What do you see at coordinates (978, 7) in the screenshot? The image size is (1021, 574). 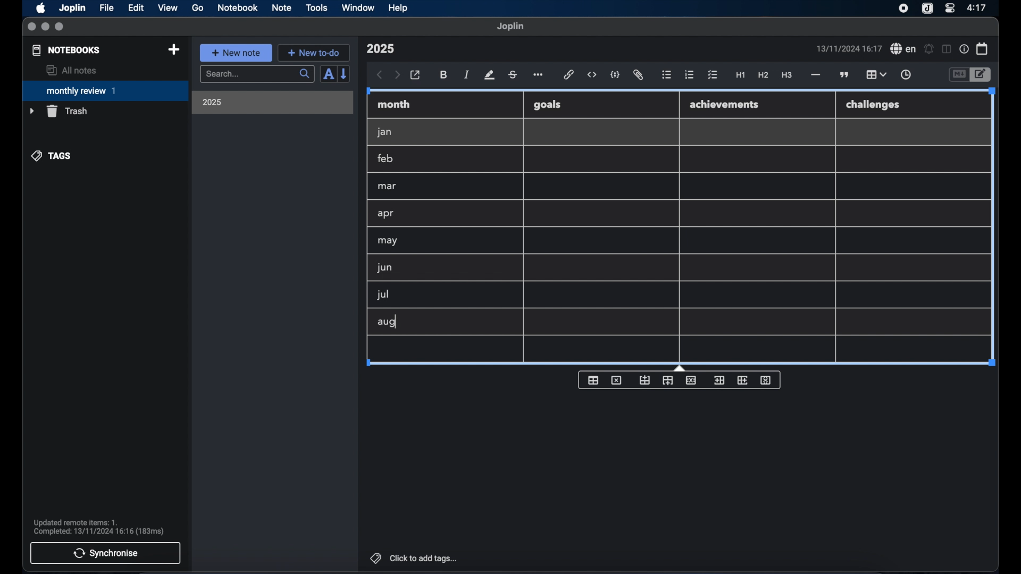 I see `time` at bounding box center [978, 7].